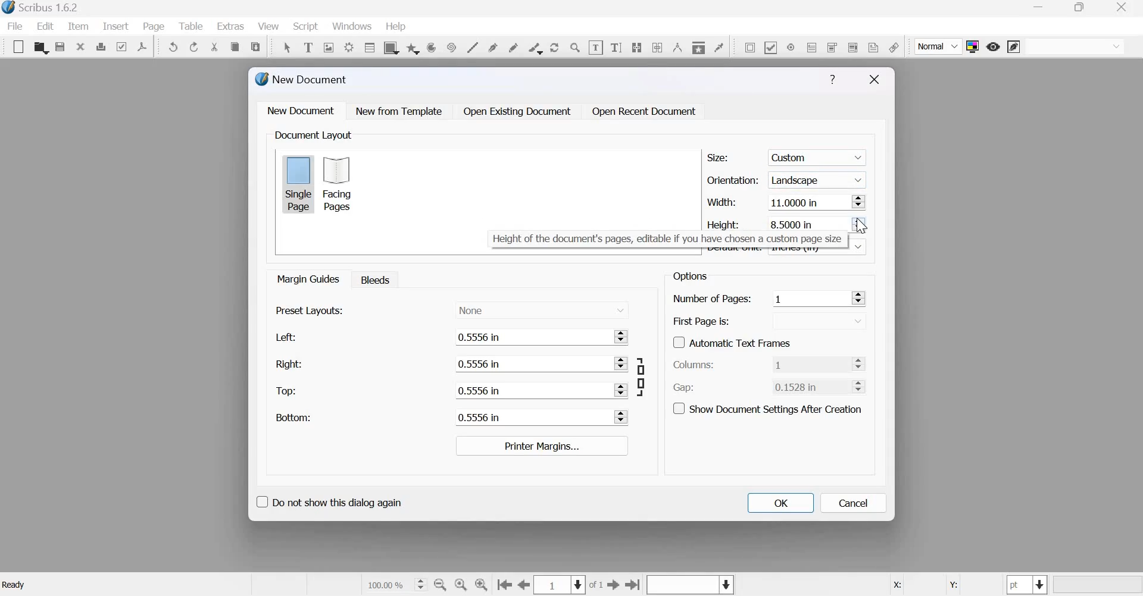 The image size is (1143, 596). Describe the element at coordinates (614, 584) in the screenshot. I see `go to the next page` at that location.